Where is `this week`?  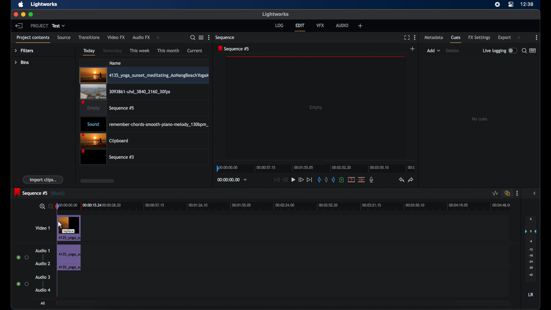 this week is located at coordinates (140, 50).